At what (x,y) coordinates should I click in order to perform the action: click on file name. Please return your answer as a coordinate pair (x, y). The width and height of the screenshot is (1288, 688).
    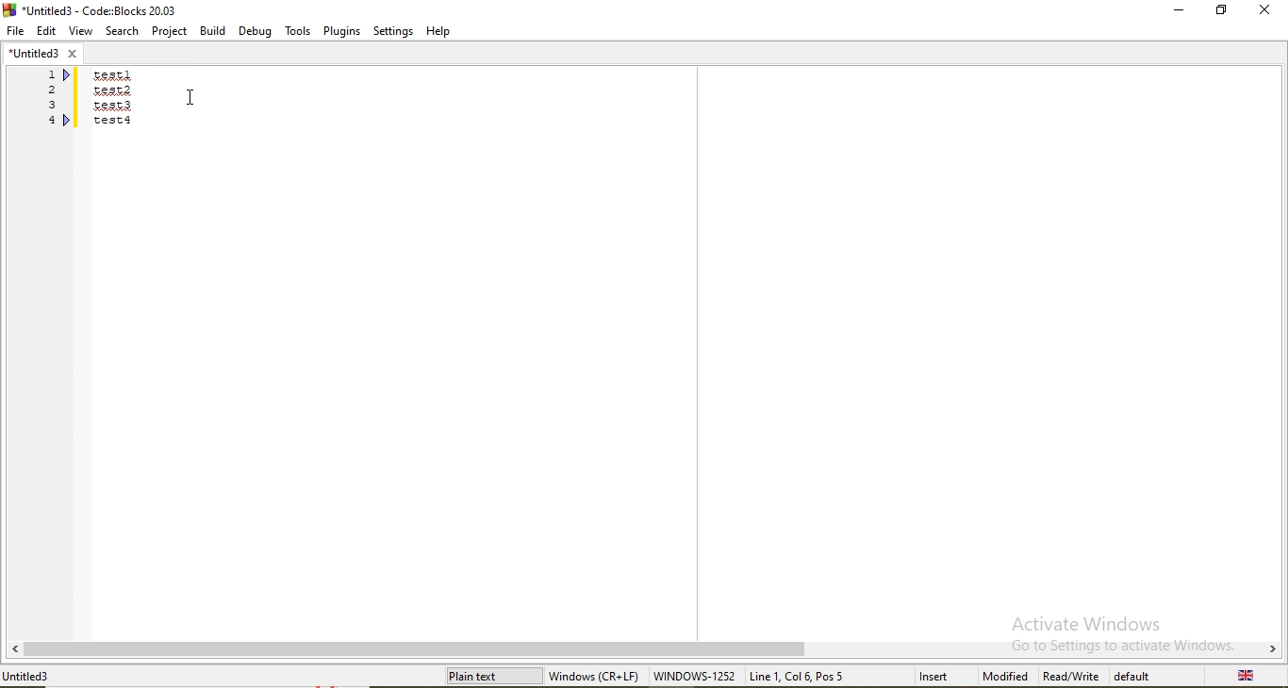
    Looking at the image, I should click on (36, 676).